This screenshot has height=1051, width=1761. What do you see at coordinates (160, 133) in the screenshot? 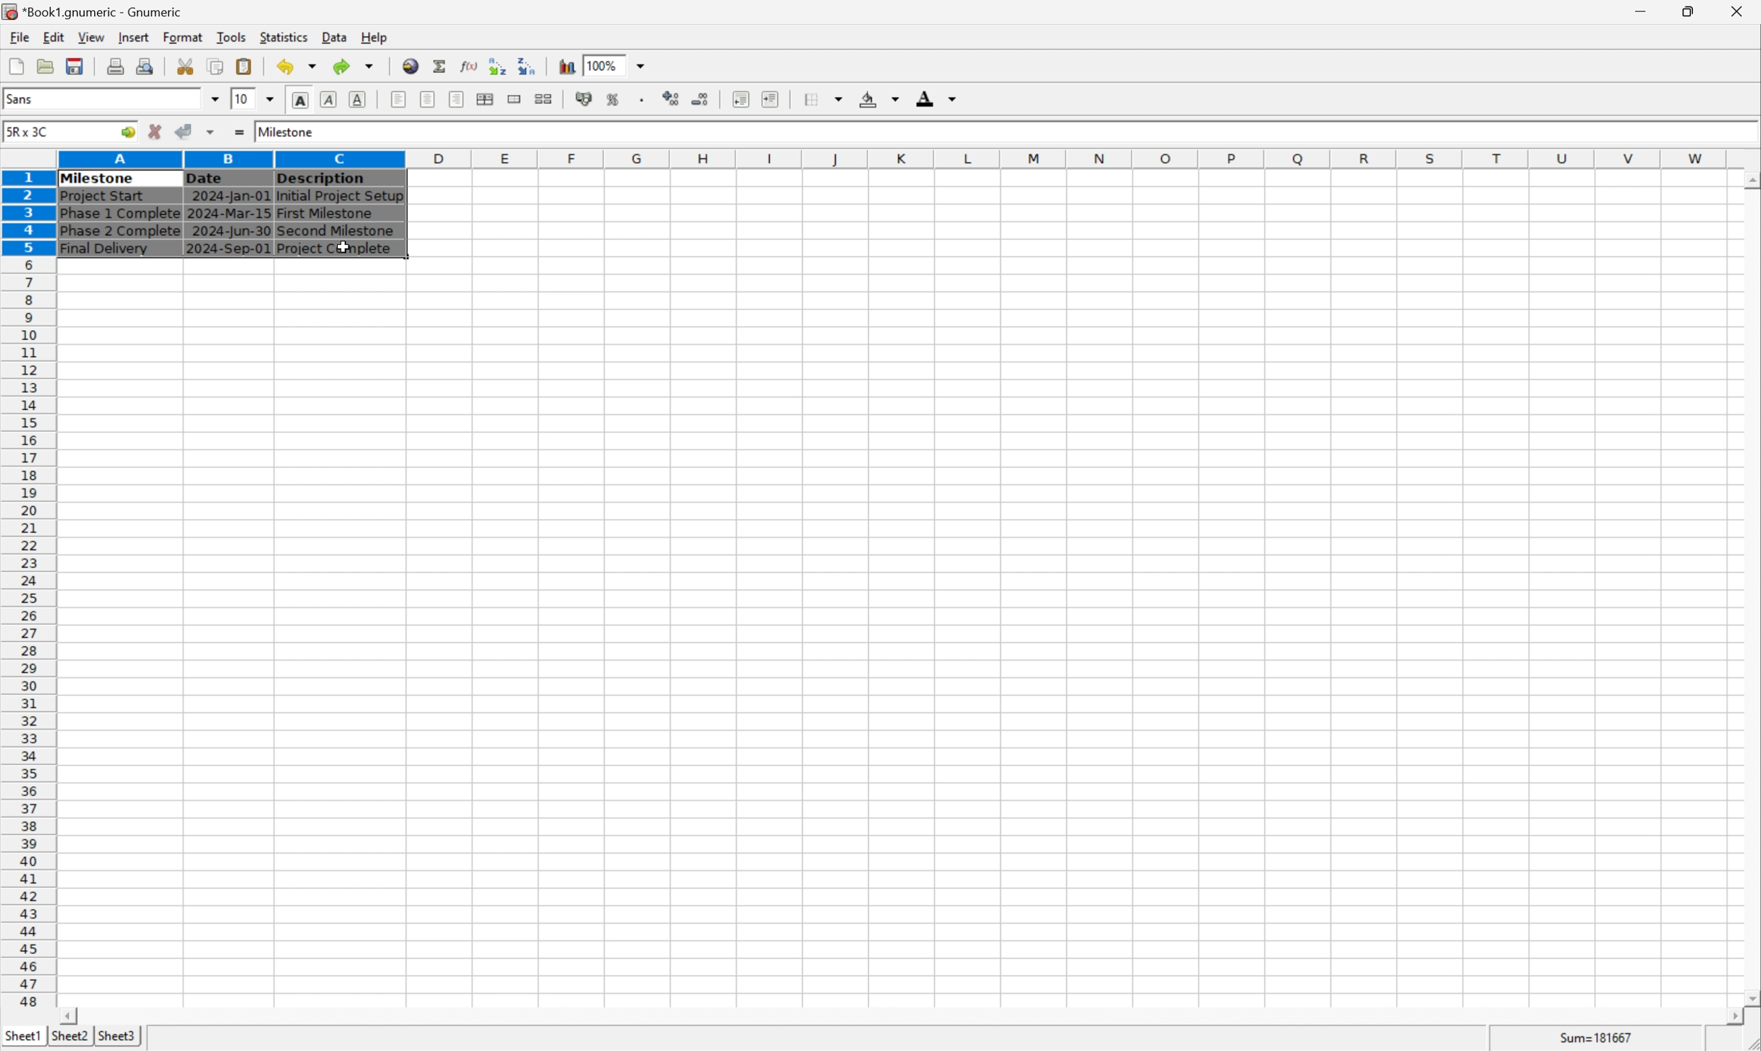
I see `cancel changes` at bounding box center [160, 133].